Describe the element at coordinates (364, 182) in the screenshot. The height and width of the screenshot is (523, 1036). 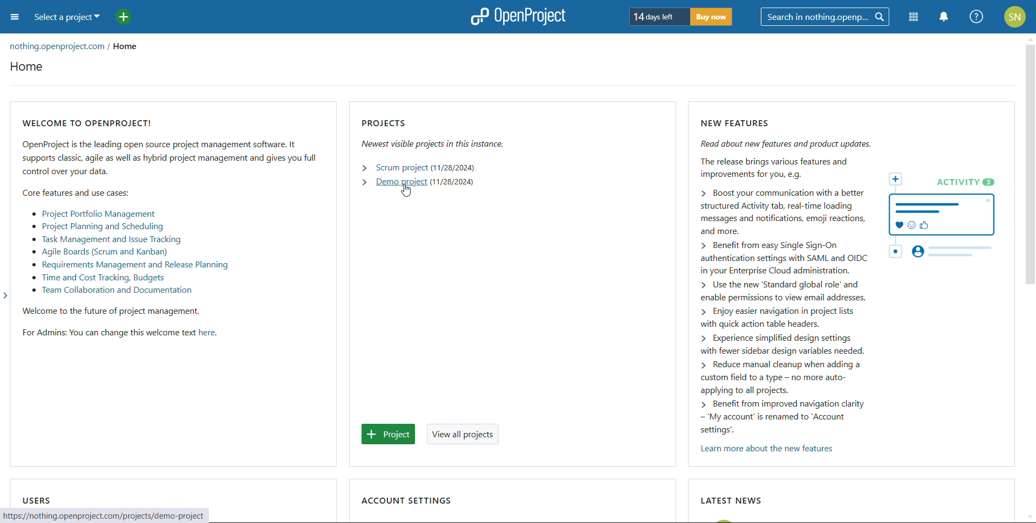
I see `expand demo project` at that location.